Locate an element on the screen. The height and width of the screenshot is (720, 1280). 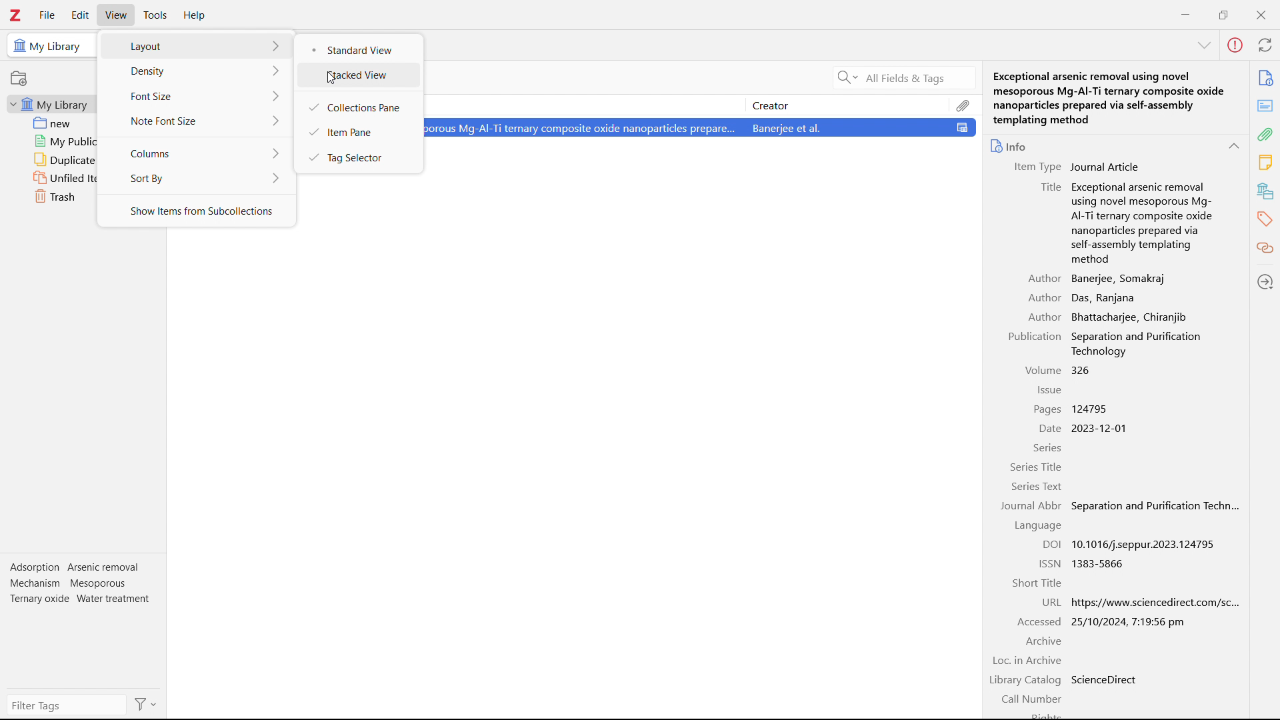
Short Title is located at coordinates (1036, 582).